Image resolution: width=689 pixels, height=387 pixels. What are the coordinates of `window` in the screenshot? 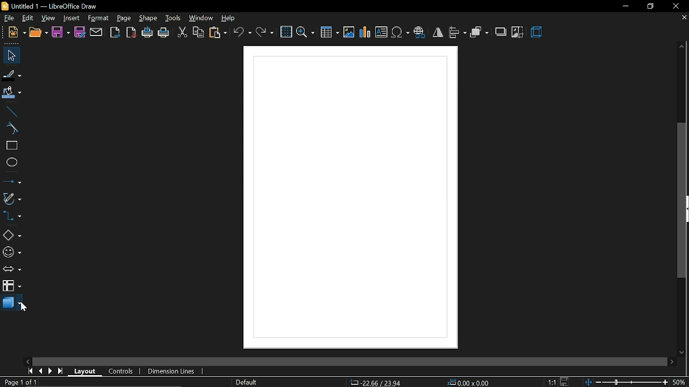 It's located at (201, 19).